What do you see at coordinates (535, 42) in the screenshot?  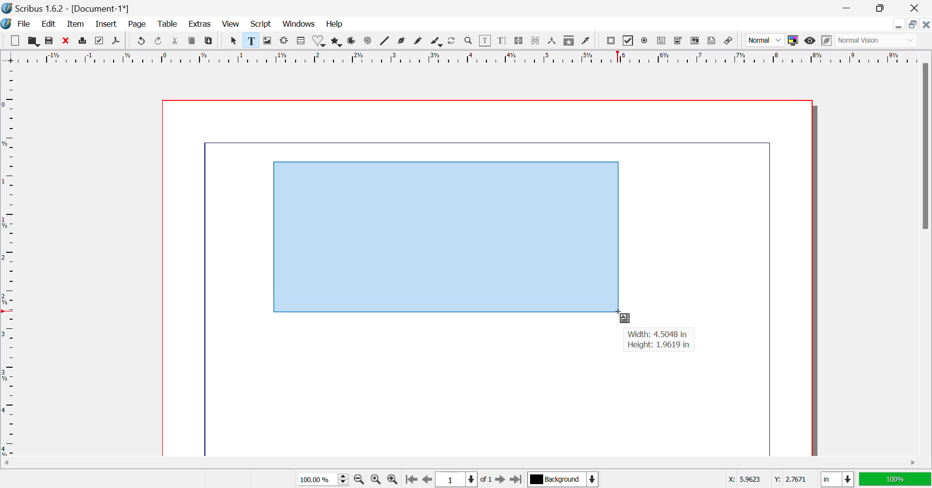 I see `Delink Text Frame` at bounding box center [535, 42].